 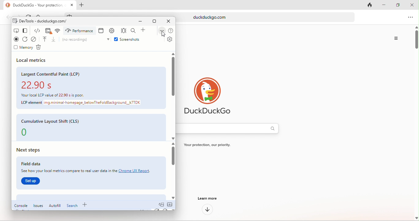 What do you see at coordinates (44, 39) in the screenshot?
I see `load` at bounding box center [44, 39].